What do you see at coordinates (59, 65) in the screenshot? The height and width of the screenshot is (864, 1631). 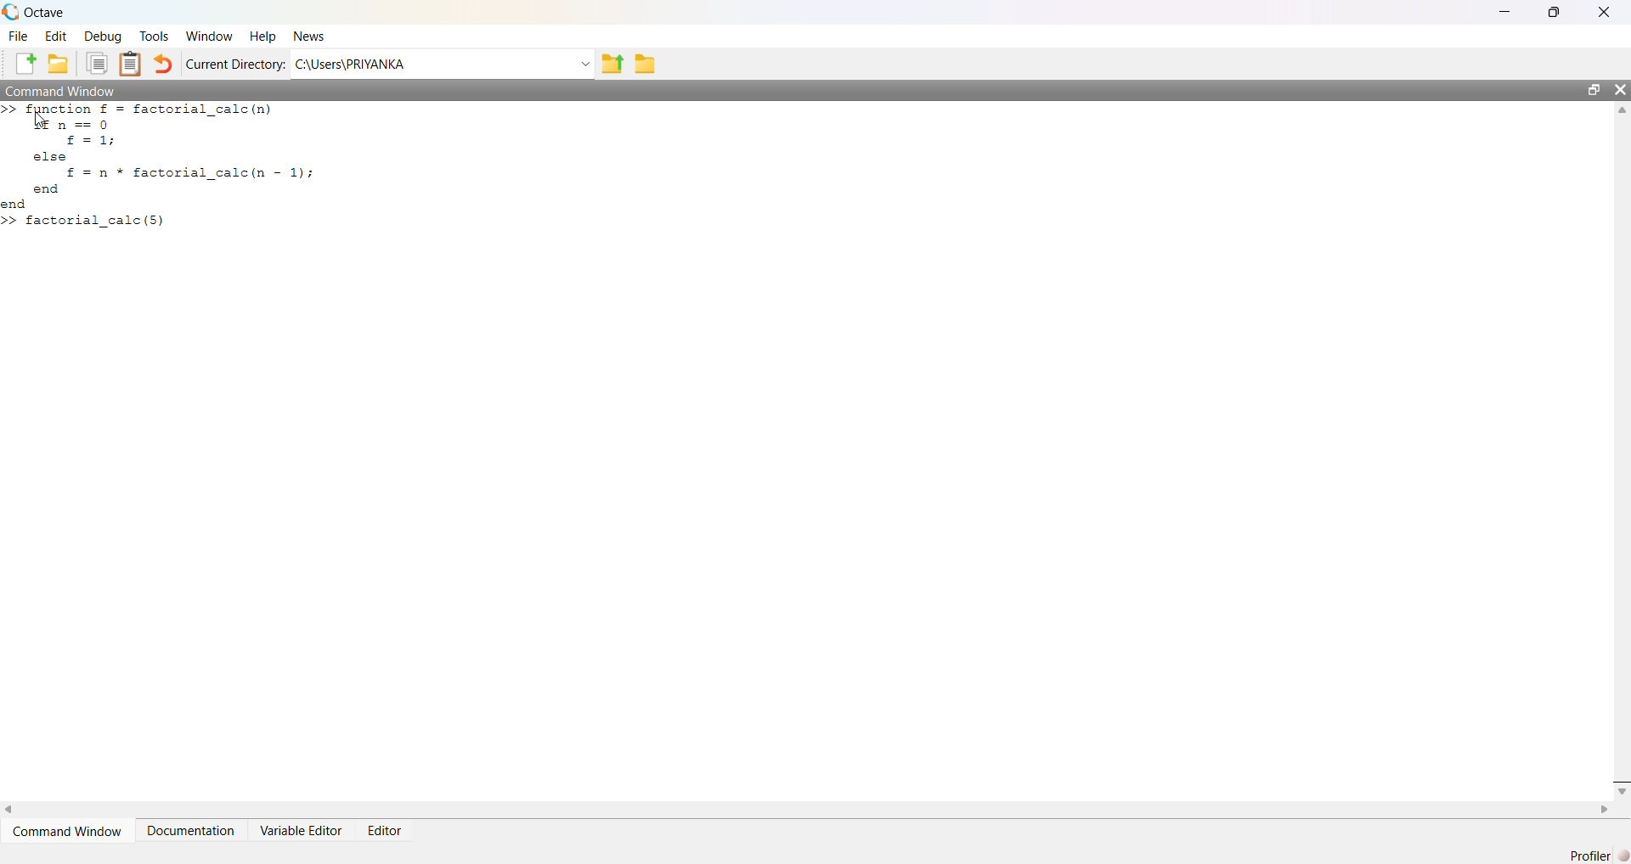 I see `add folder` at bounding box center [59, 65].